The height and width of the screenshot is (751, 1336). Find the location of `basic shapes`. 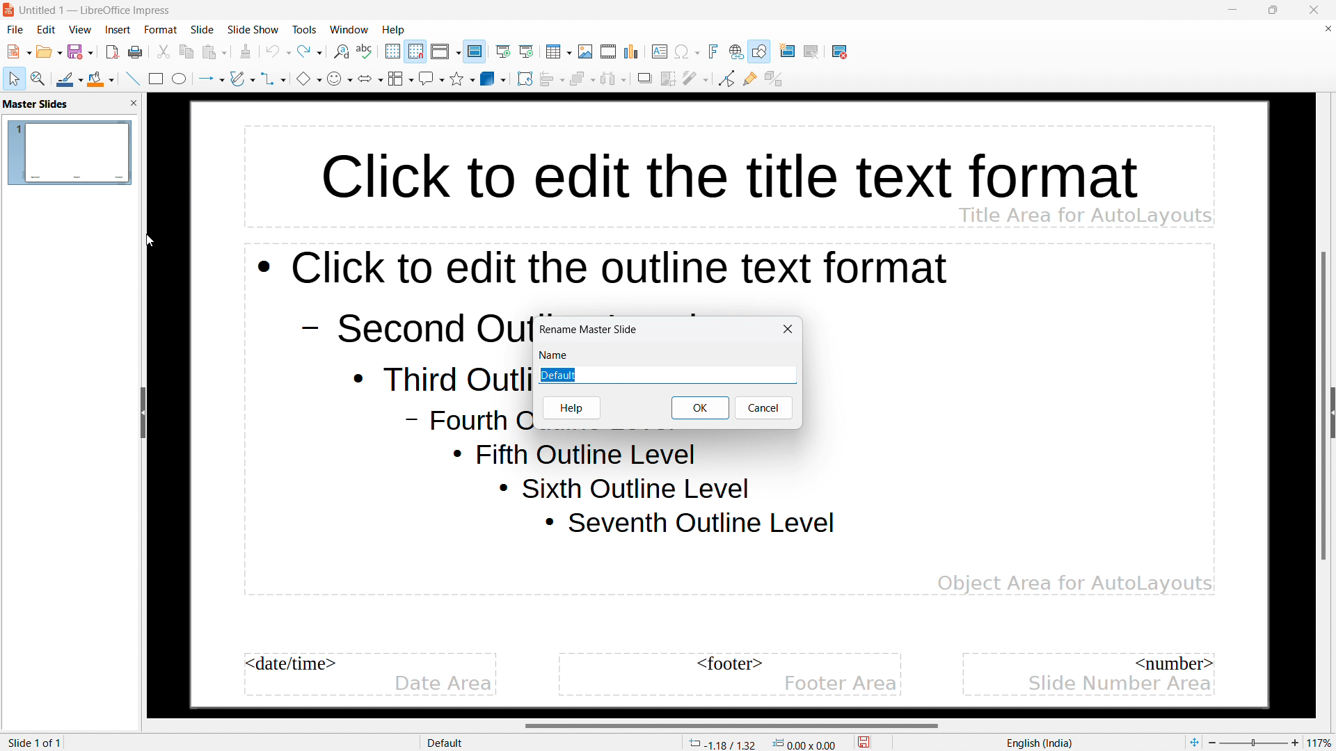

basic shapes is located at coordinates (309, 78).